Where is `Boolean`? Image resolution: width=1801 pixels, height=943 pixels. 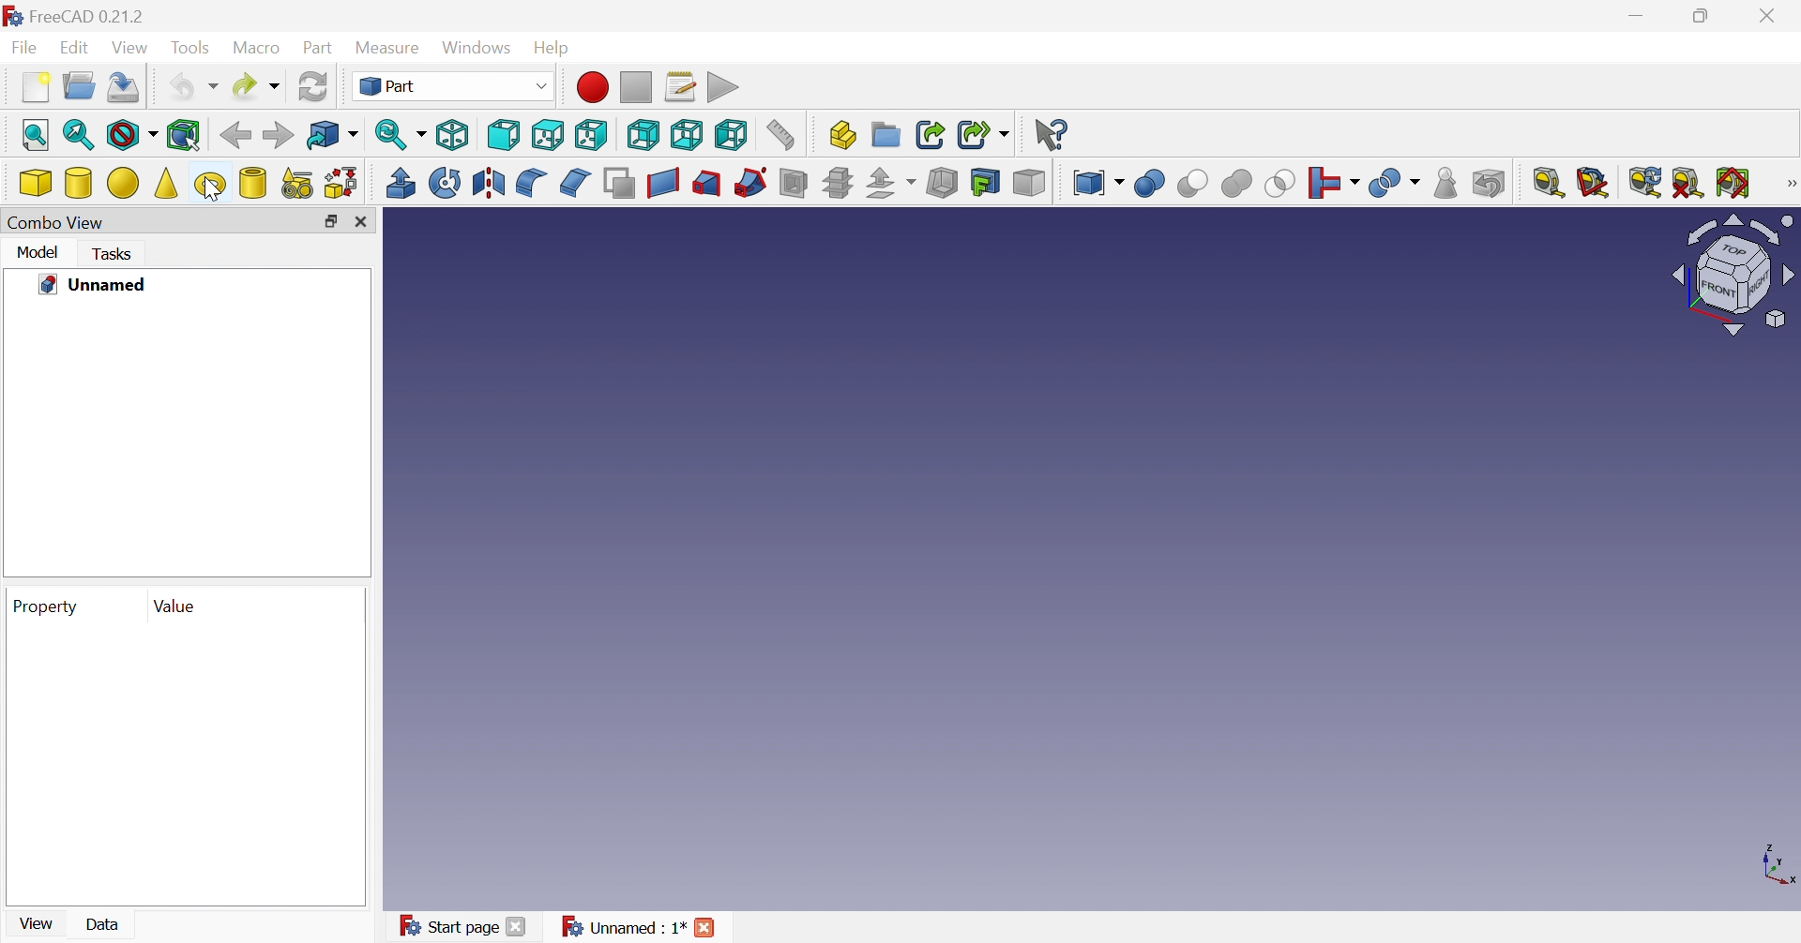
Boolean is located at coordinates (1151, 183).